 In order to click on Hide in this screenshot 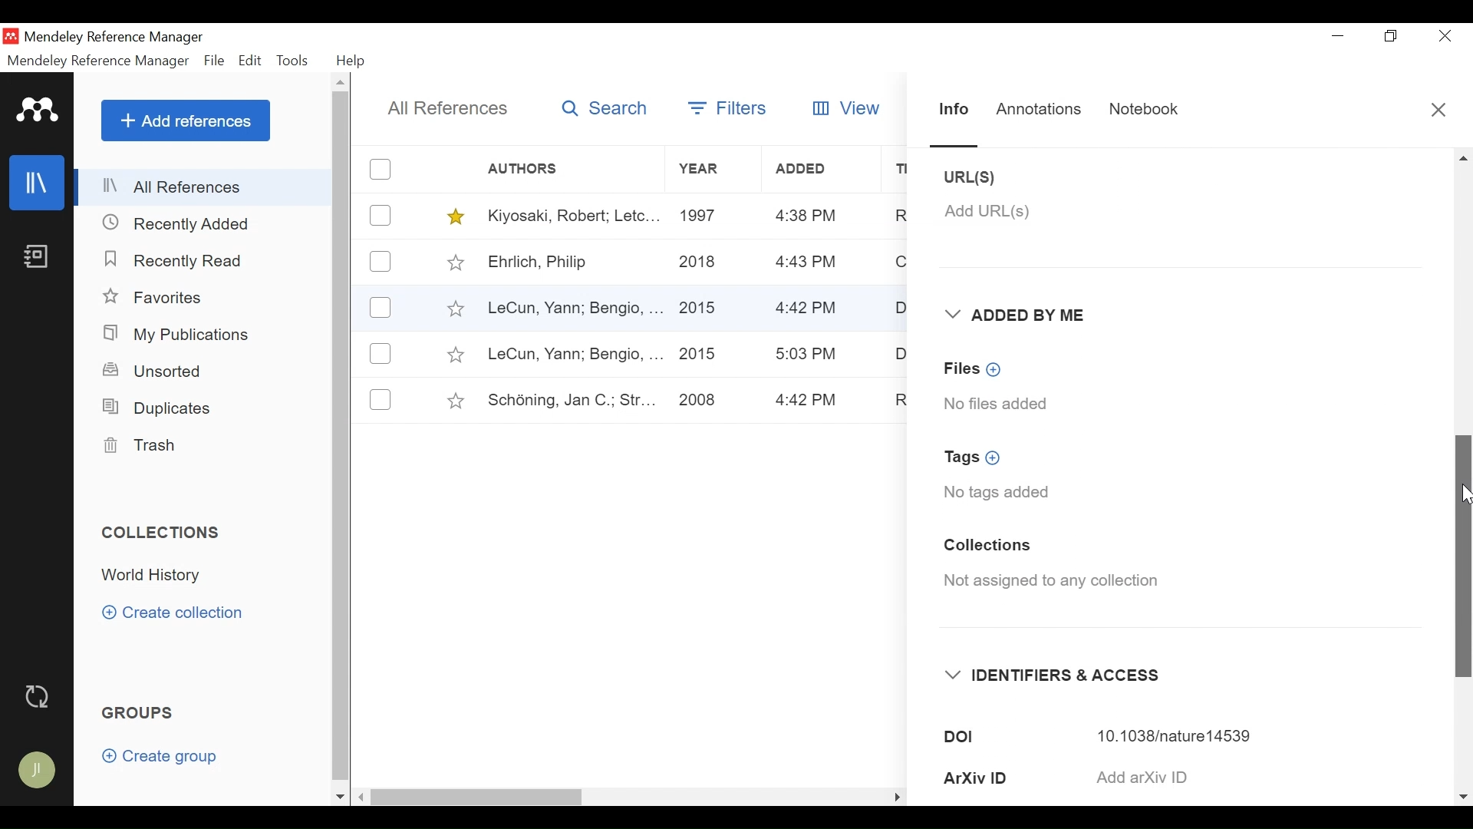, I will do `click(896, 794)`.